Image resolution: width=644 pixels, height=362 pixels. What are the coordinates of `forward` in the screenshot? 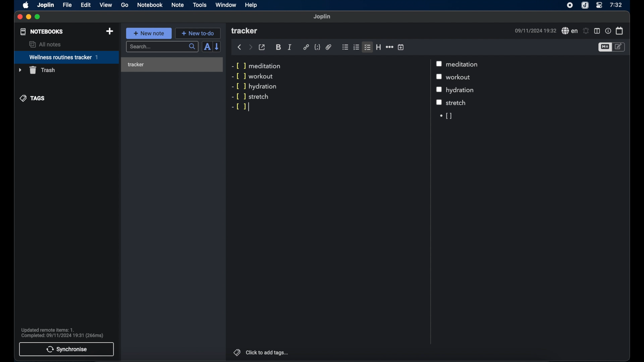 It's located at (250, 47).